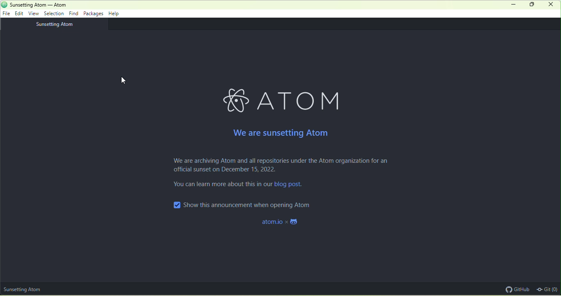 The image size is (561, 296). I want to click on packages, so click(94, 14).